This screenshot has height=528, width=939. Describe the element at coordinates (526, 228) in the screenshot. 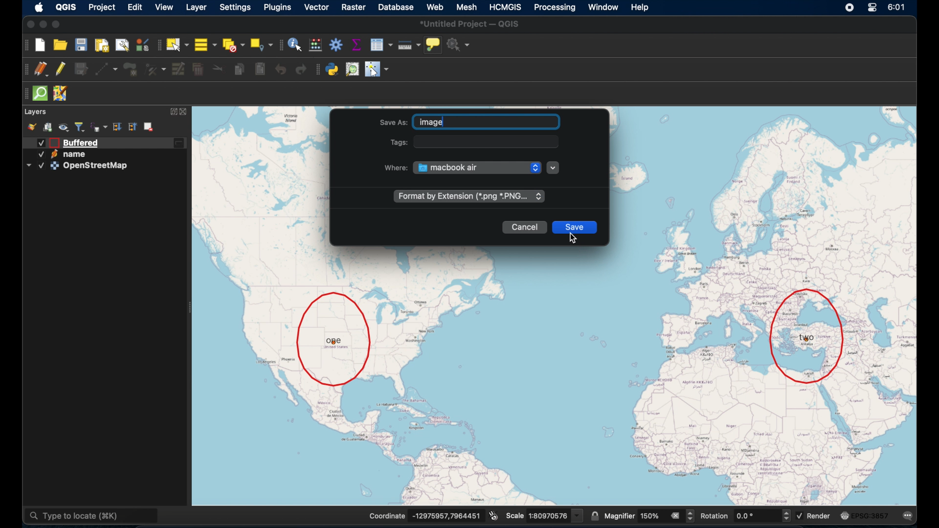

I see `cancel` at that location.